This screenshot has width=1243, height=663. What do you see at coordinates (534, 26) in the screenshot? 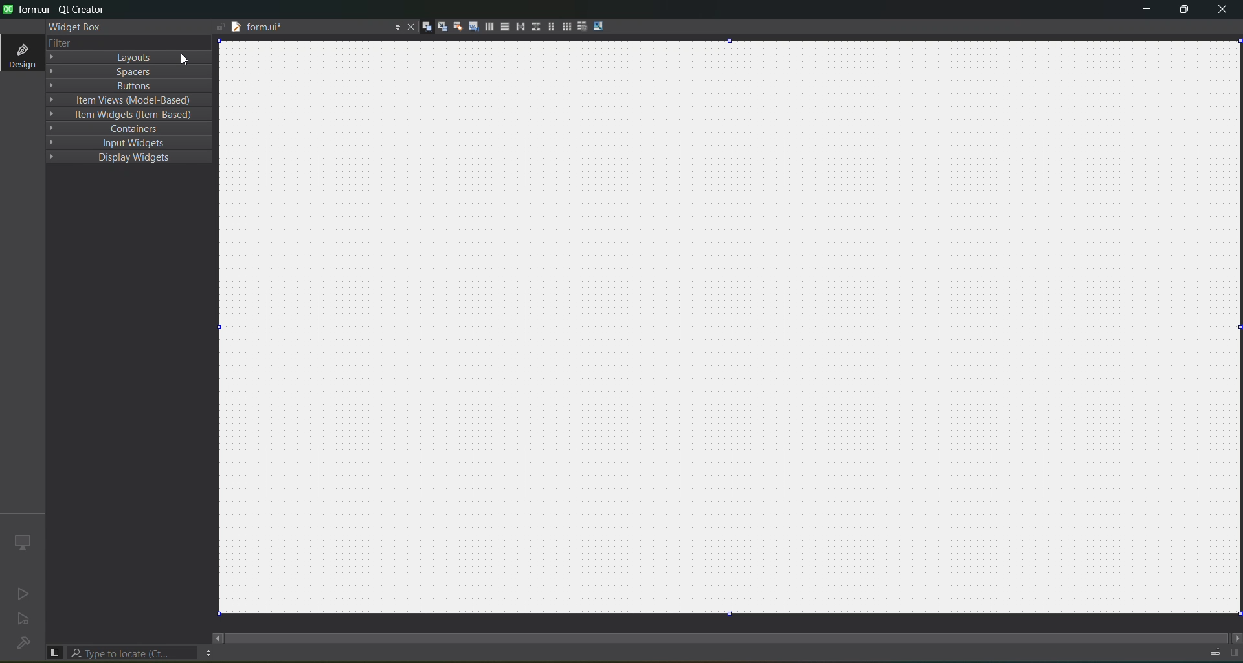
I see `vertical splitter` at bounding box center [534, 26].